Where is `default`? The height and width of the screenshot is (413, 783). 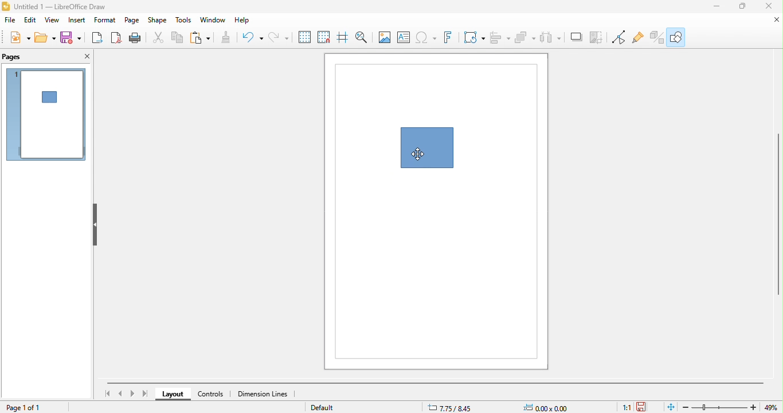
default is located at coordinates (330, 407).